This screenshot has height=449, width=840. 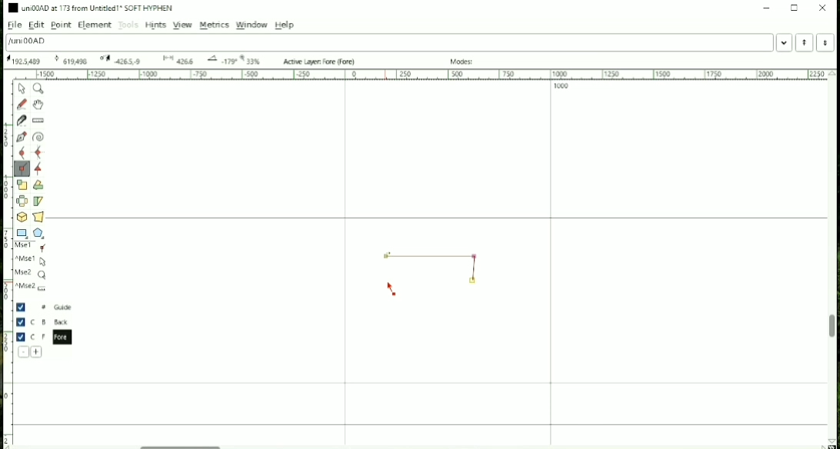 What do you see at coordinates (765, 8) in the screenshot?
I see `Minimize` at bounding box center [765, 8].